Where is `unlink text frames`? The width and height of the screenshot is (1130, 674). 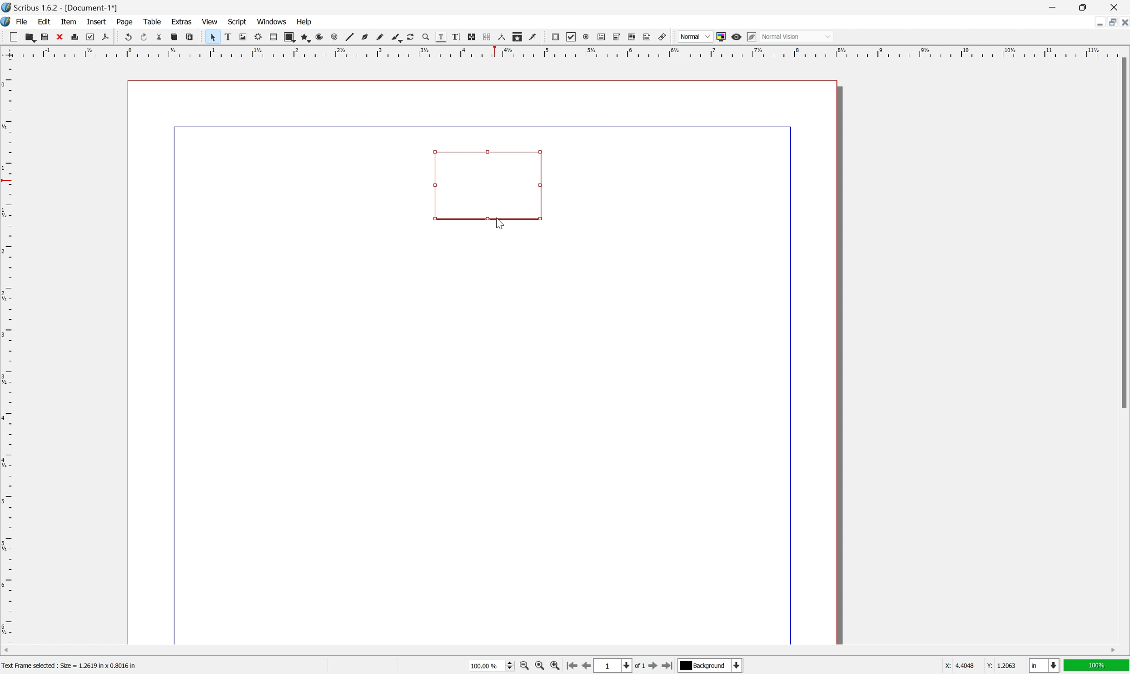 unlink text frames is located at coordinates (486, 37).